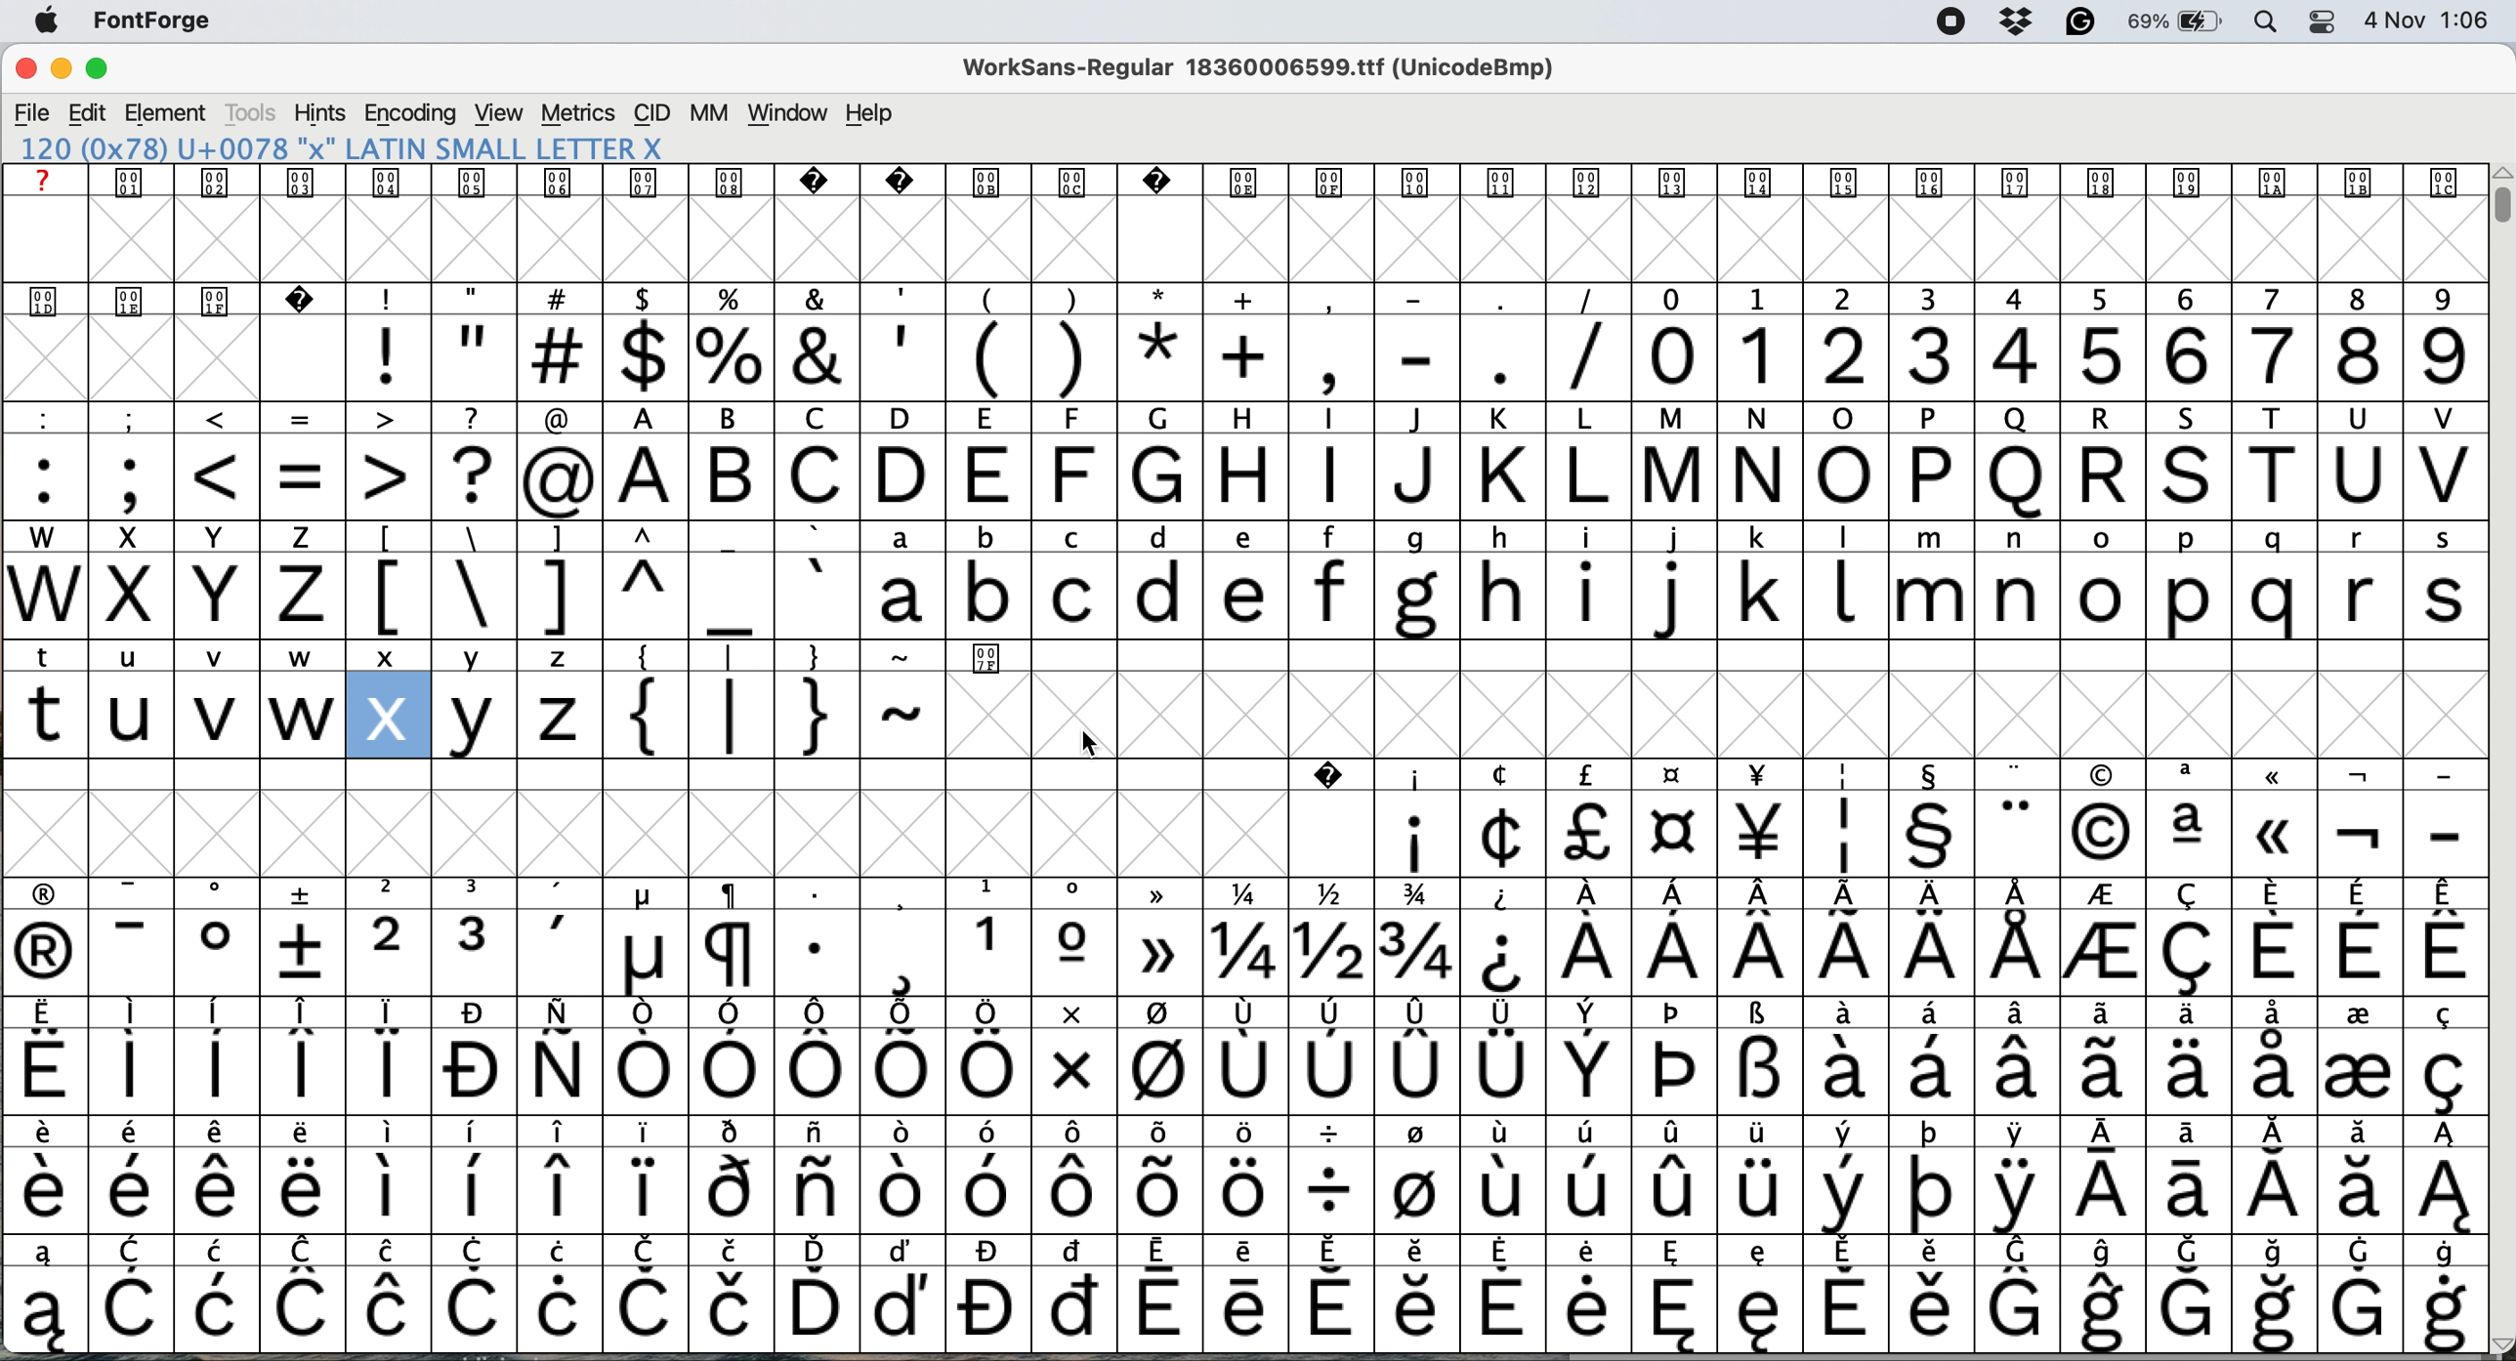 This screenshot has height=1361, width=2516. I want to click on dropbox, so click(2014, 22).